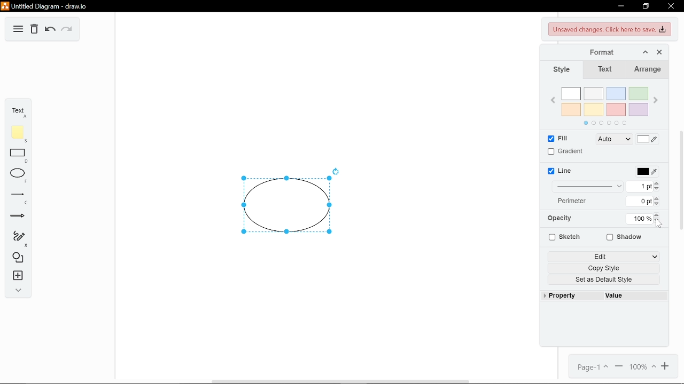  I want to click on Fill Color, so click(647, 139).